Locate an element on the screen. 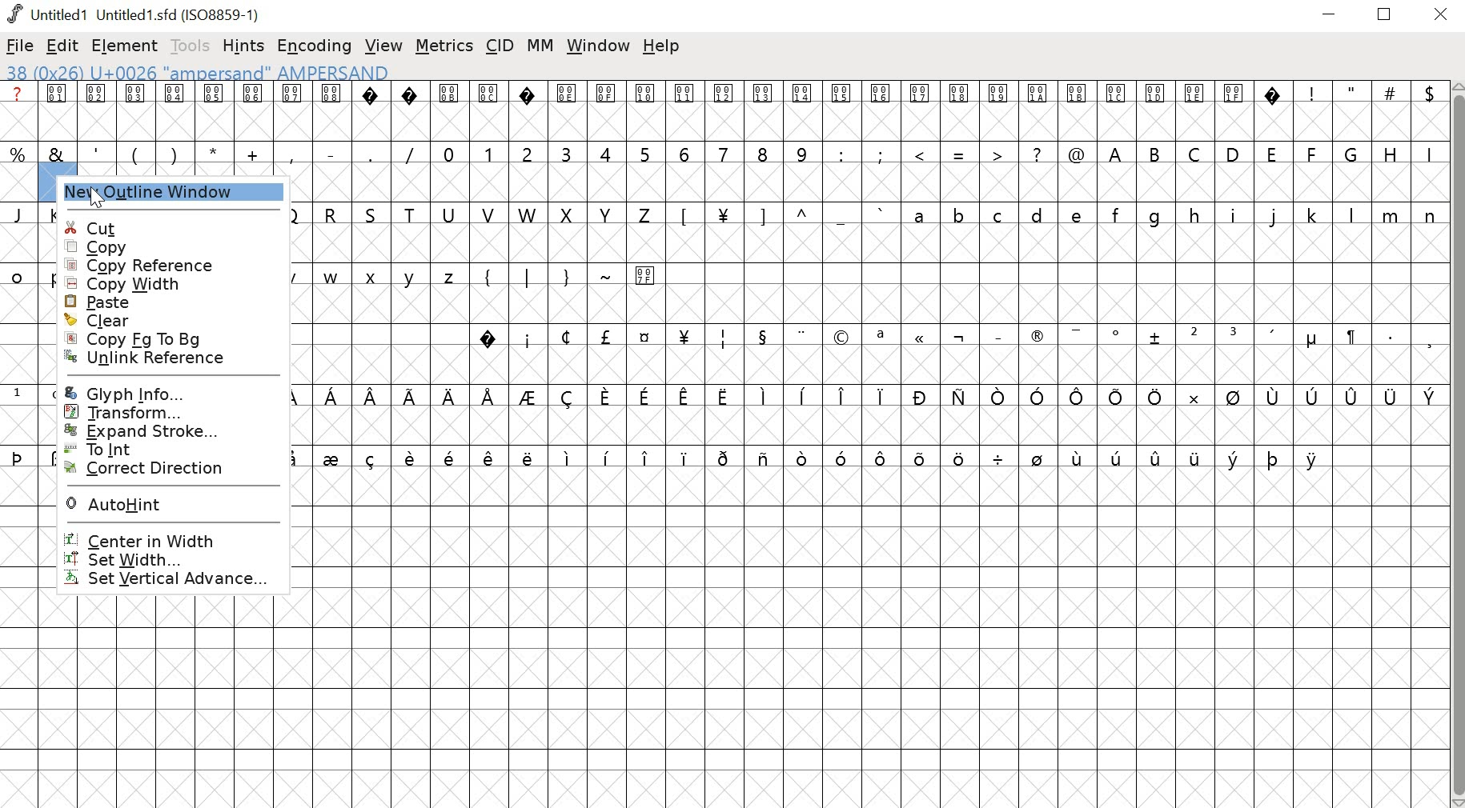 This screenshot has width=1465, height=808. a is located at coordinates (881, 335).